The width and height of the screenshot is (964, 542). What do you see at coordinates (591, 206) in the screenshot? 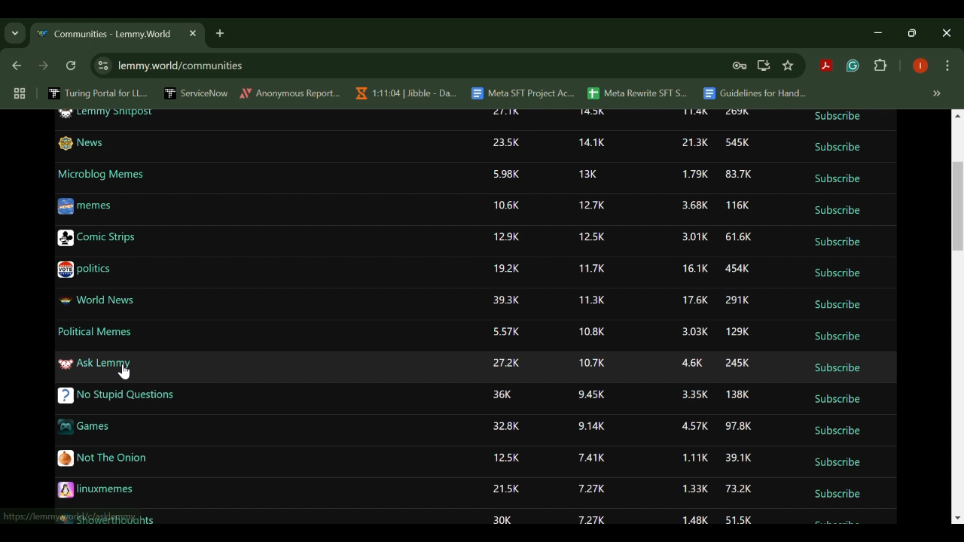
I see `12.7K` at bounding box center [591, 206].